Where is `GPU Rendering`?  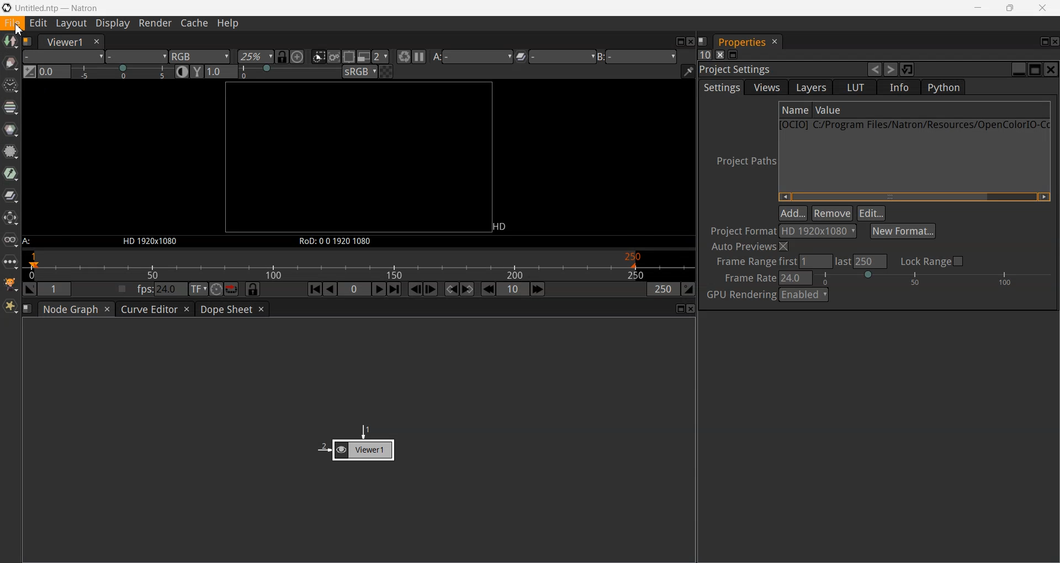 GPU Rendering is located at coordinates (740, 295).